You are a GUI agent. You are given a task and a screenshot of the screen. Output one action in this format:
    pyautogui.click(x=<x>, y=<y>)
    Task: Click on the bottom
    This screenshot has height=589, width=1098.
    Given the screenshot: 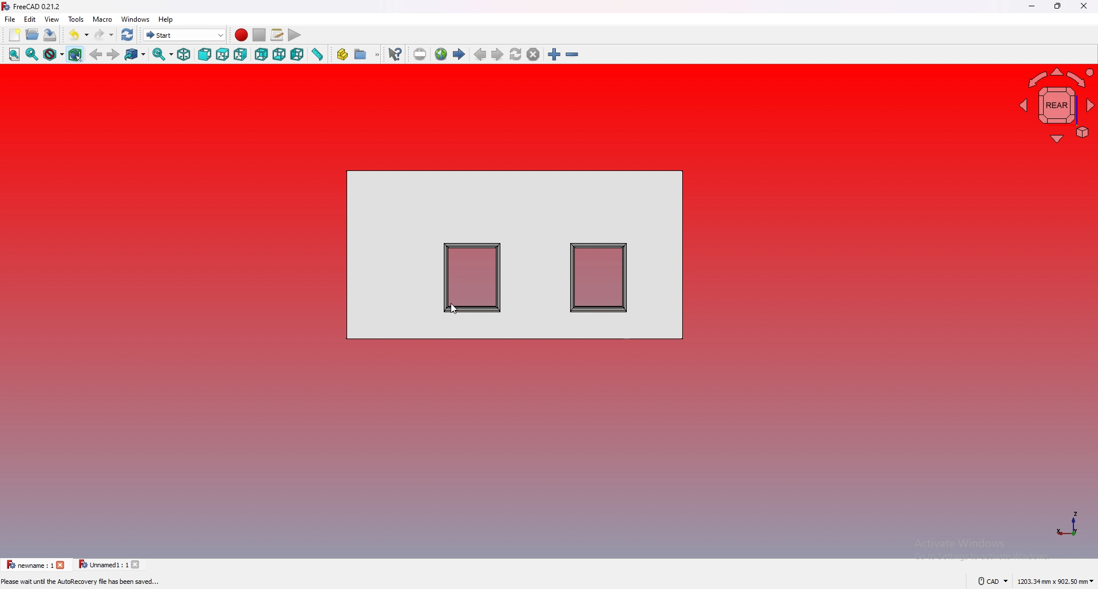 What is the action you would take?
    pyautogui.click(x=279, y=55)
    